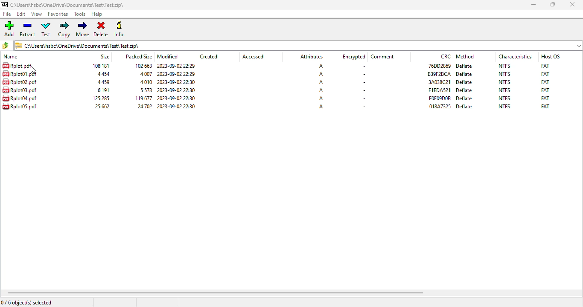  I want to click on characteristics, so click(515, 56).